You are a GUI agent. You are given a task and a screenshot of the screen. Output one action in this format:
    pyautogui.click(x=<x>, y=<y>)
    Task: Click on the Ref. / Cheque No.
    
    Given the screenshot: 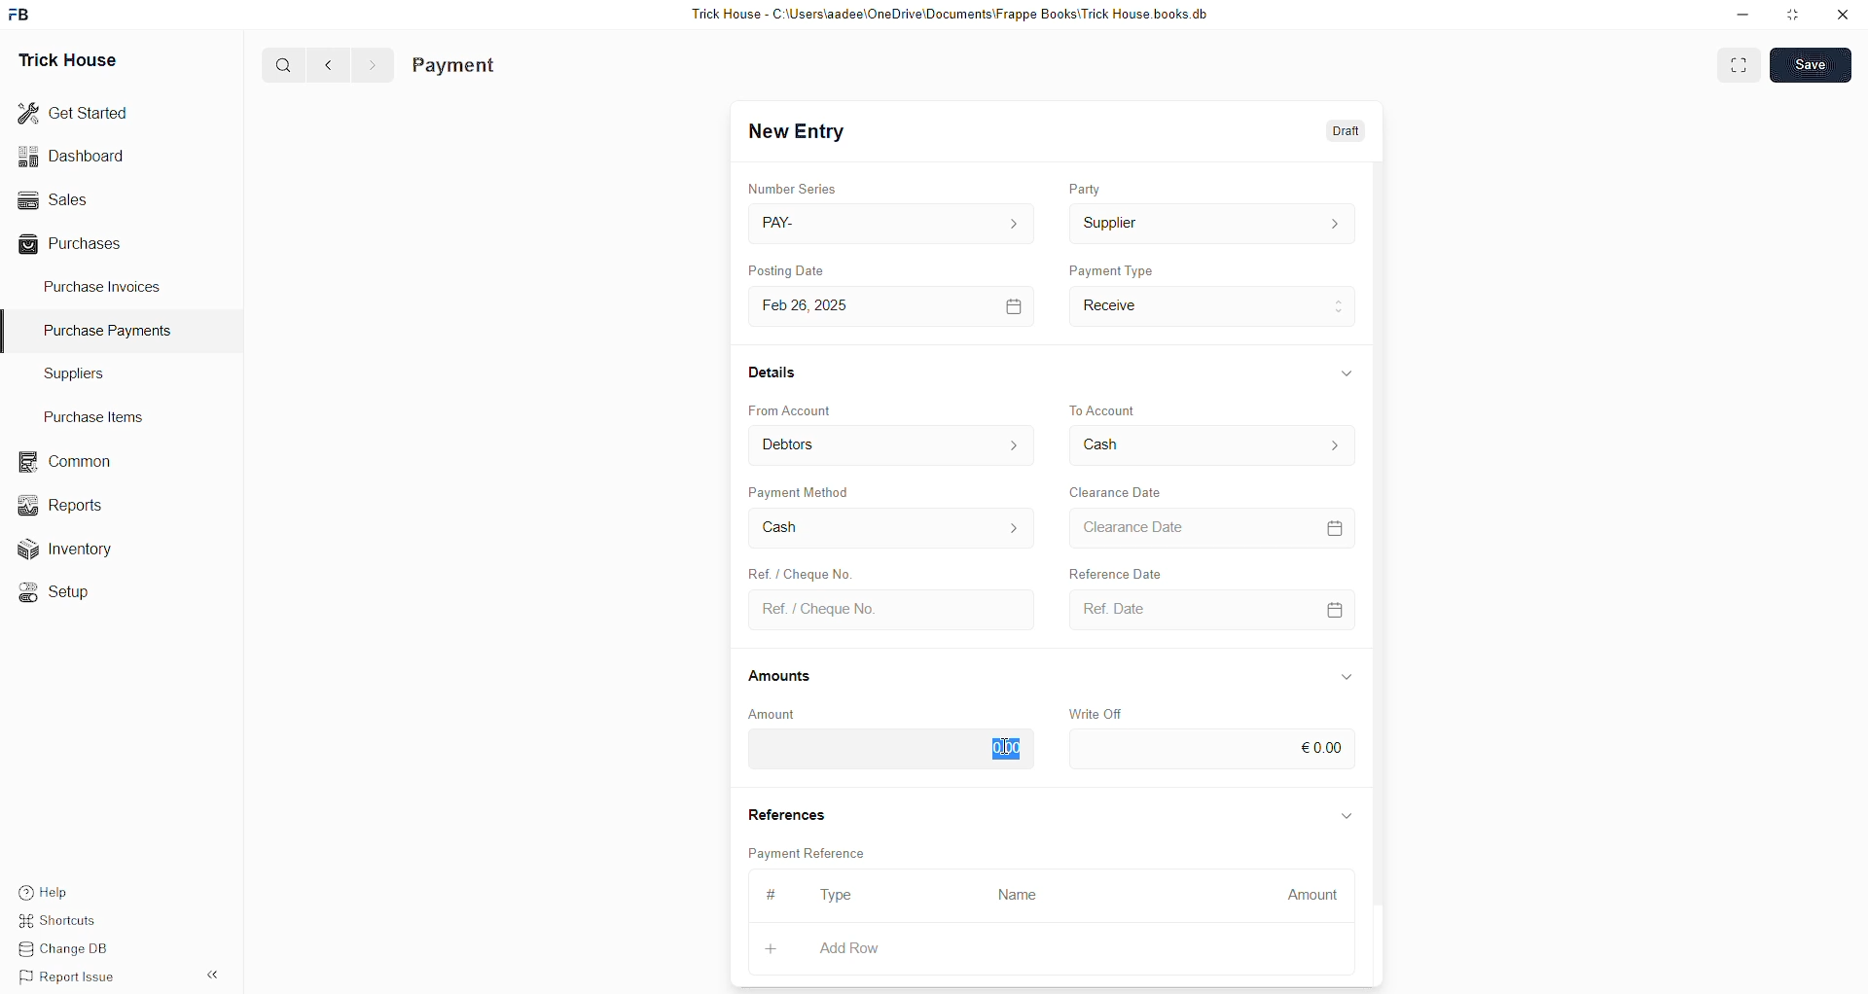 What is the action you would take?
    pyautogui.click(x=888, y=608)
    